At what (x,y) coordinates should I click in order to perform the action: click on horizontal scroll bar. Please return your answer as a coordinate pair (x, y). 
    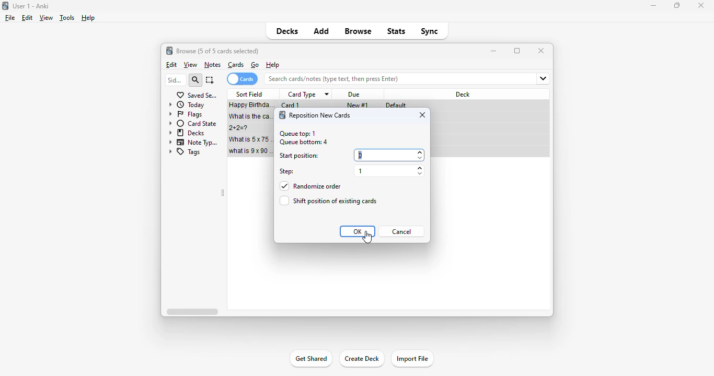
    Looking at the image, I should click on (192, 311).